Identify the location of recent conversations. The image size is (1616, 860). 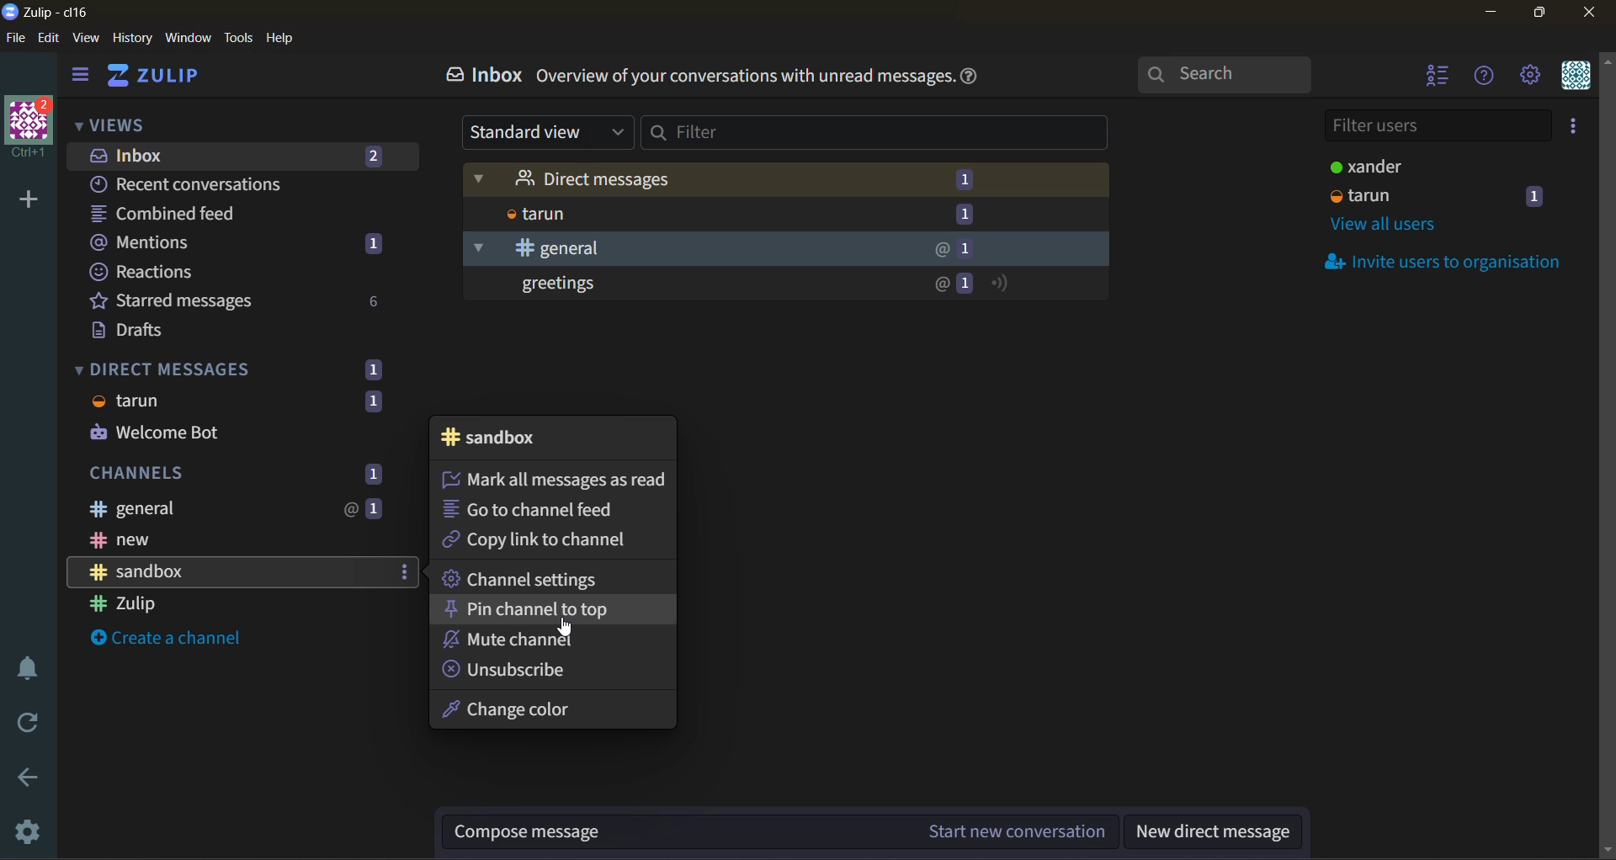
(205, 183).